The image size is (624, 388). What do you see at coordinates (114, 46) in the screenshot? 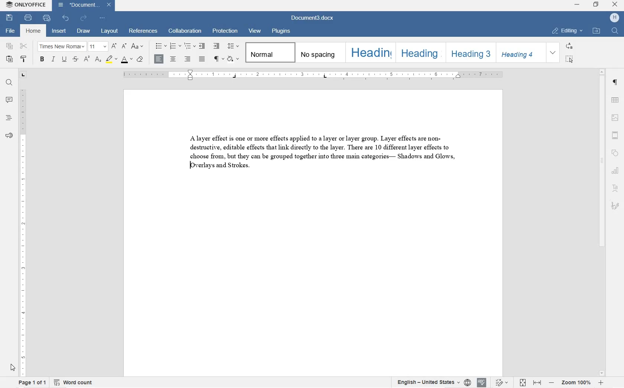
I see `increment font size` at bounding box center [114, 46].